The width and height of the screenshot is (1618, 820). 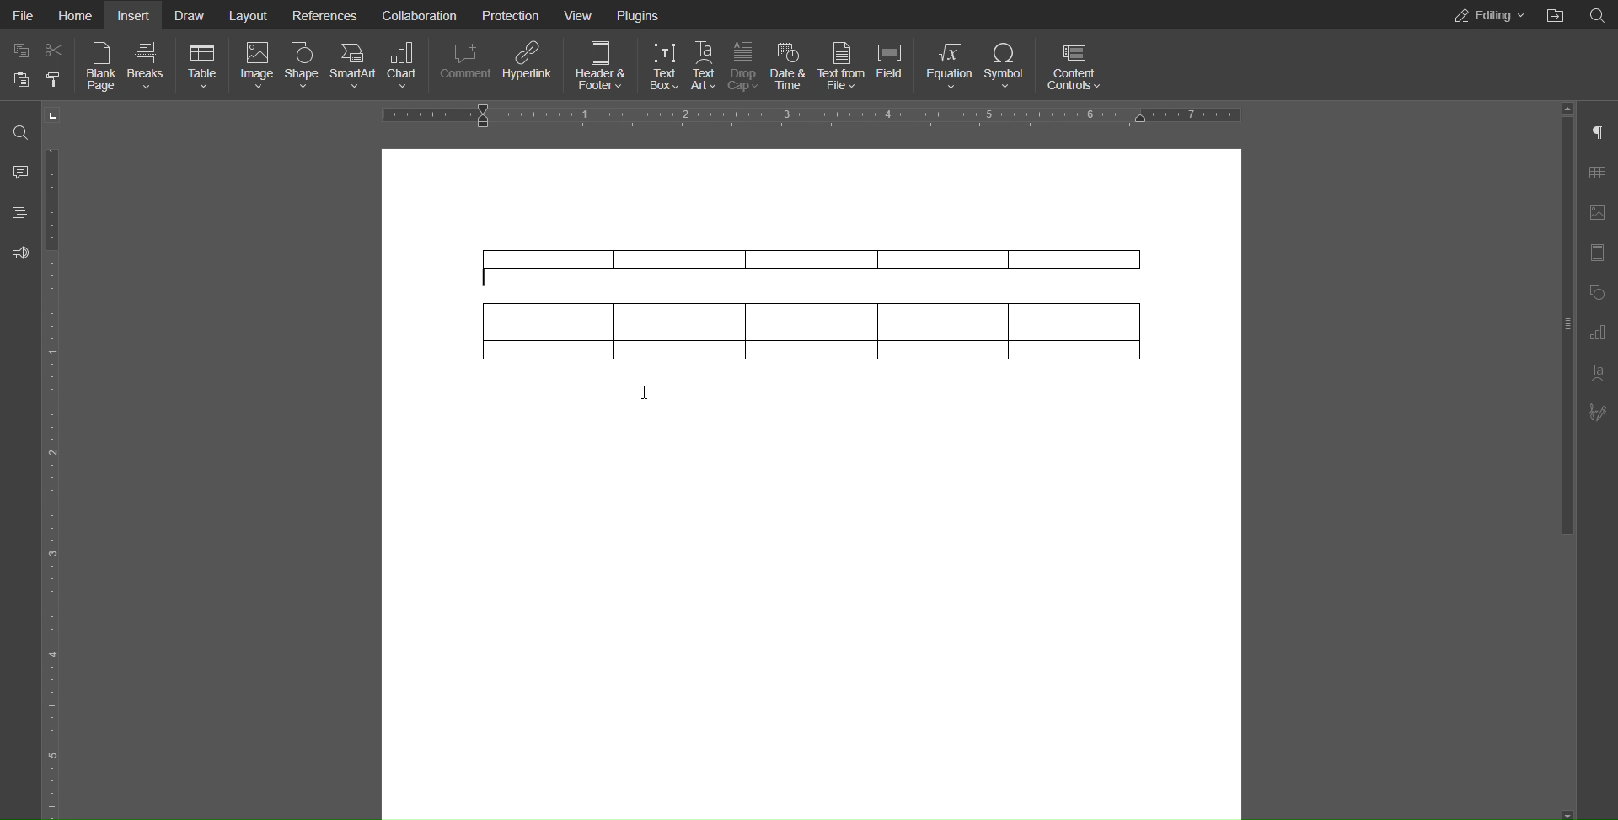 What do you see at coordinates (597, 67) in the screenshot?
I see `Header Footer` at bounding box center [597, 67].